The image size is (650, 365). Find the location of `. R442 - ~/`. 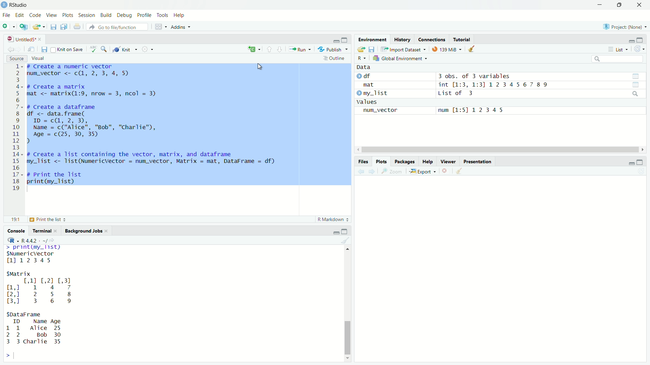

. R442 - ~/ is located at coordinates (28, 240).